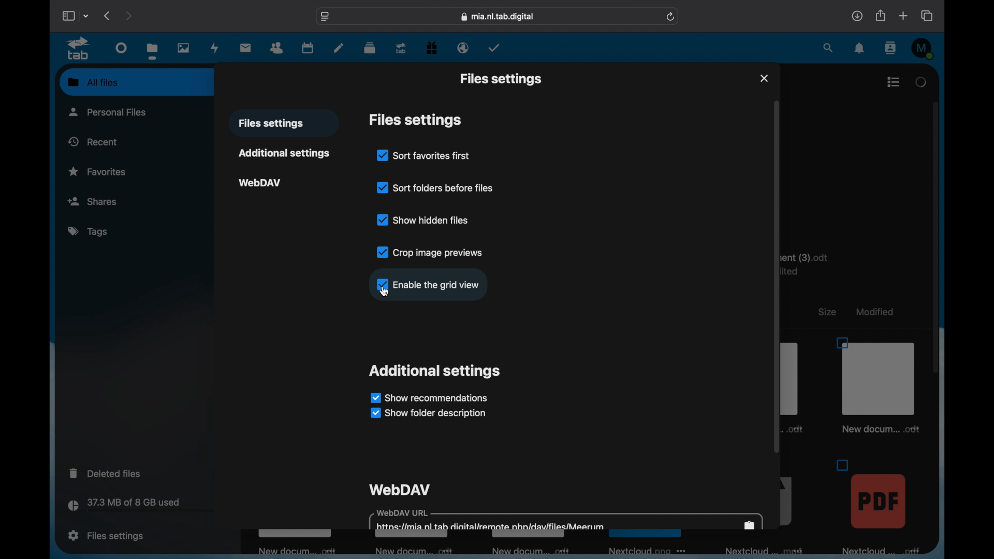  I want to click on additional settings, so click(284, 153).